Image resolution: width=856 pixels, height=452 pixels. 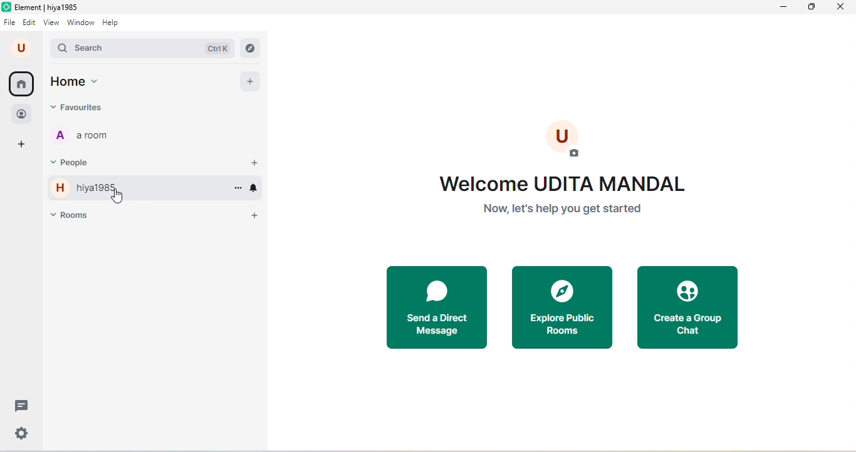 I want to click on view, so click(x=52, y=24).